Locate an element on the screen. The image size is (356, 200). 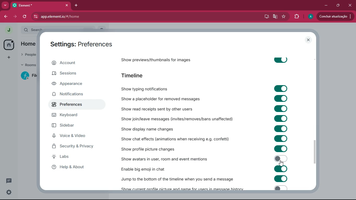
people is located at coordinates (28, 54).